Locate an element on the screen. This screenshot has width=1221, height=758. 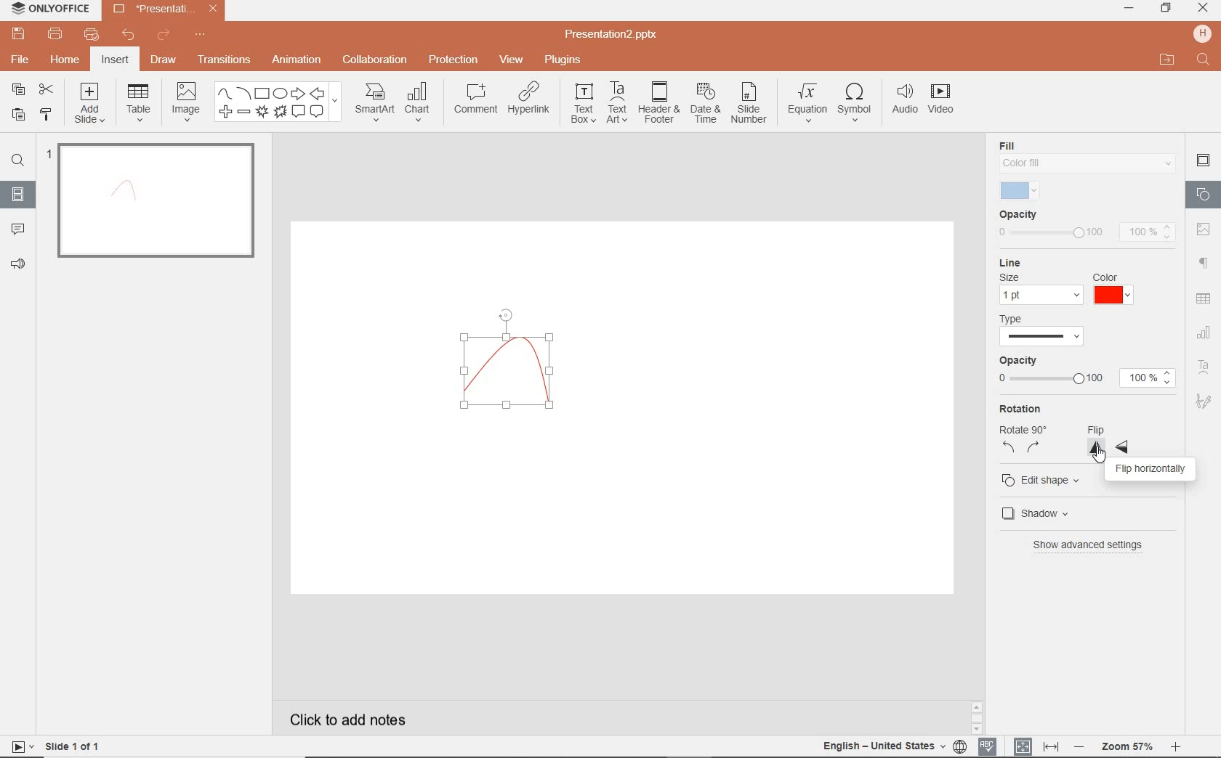
flip vertical is located at coordinates (1092, 440).